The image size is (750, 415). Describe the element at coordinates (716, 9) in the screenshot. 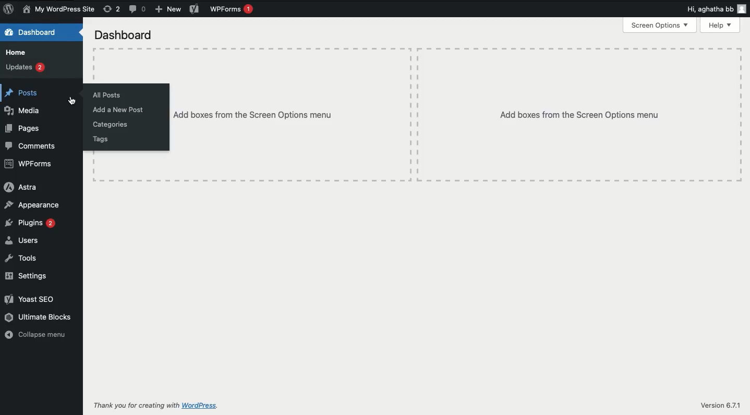

I see `Hi user` at that location.